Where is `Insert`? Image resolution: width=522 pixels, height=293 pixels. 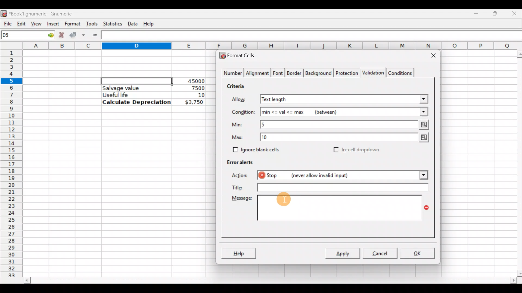 Insert is located at coordinates (52, 24).